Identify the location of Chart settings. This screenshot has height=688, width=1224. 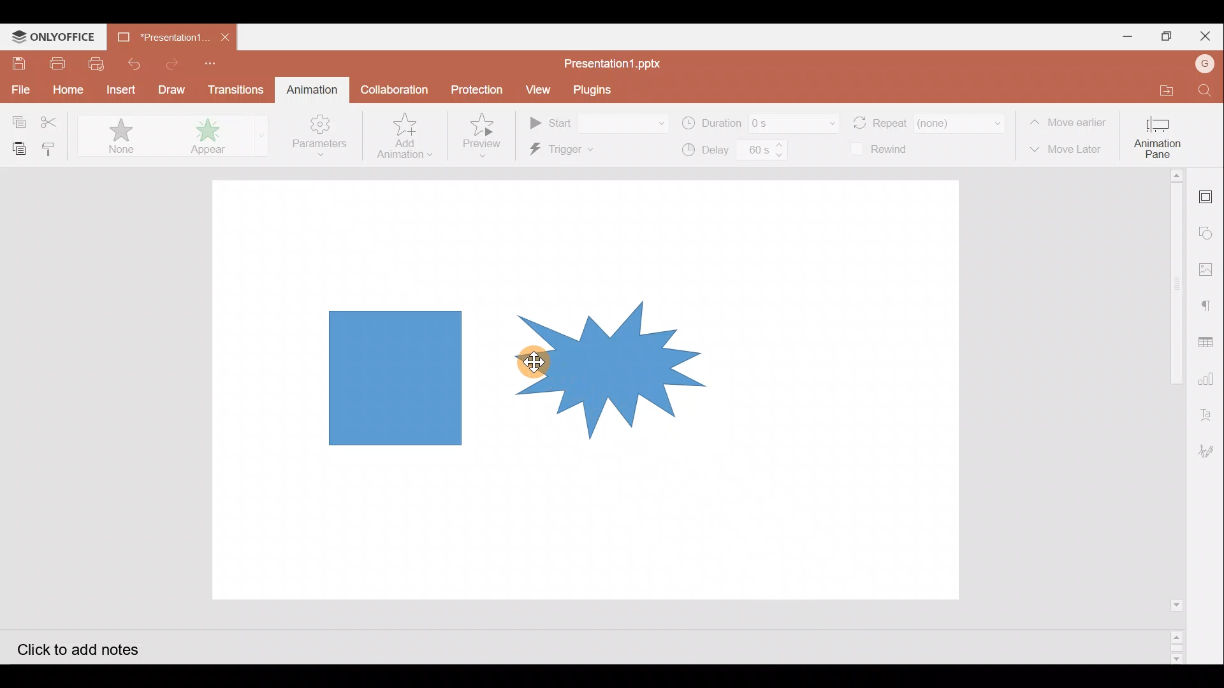
(1209, 378).